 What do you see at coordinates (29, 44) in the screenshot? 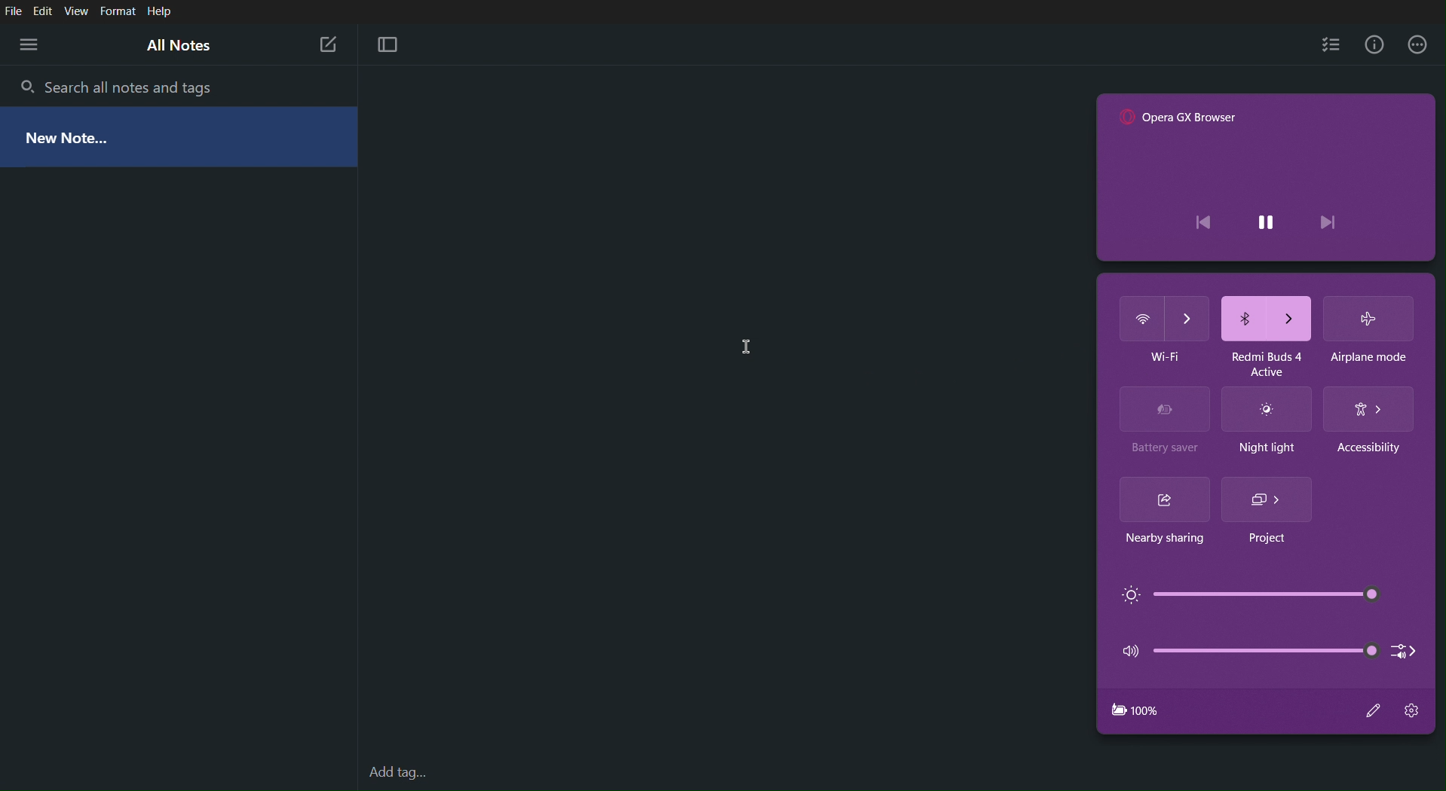
I see `More` at bounding box center [29, 44].